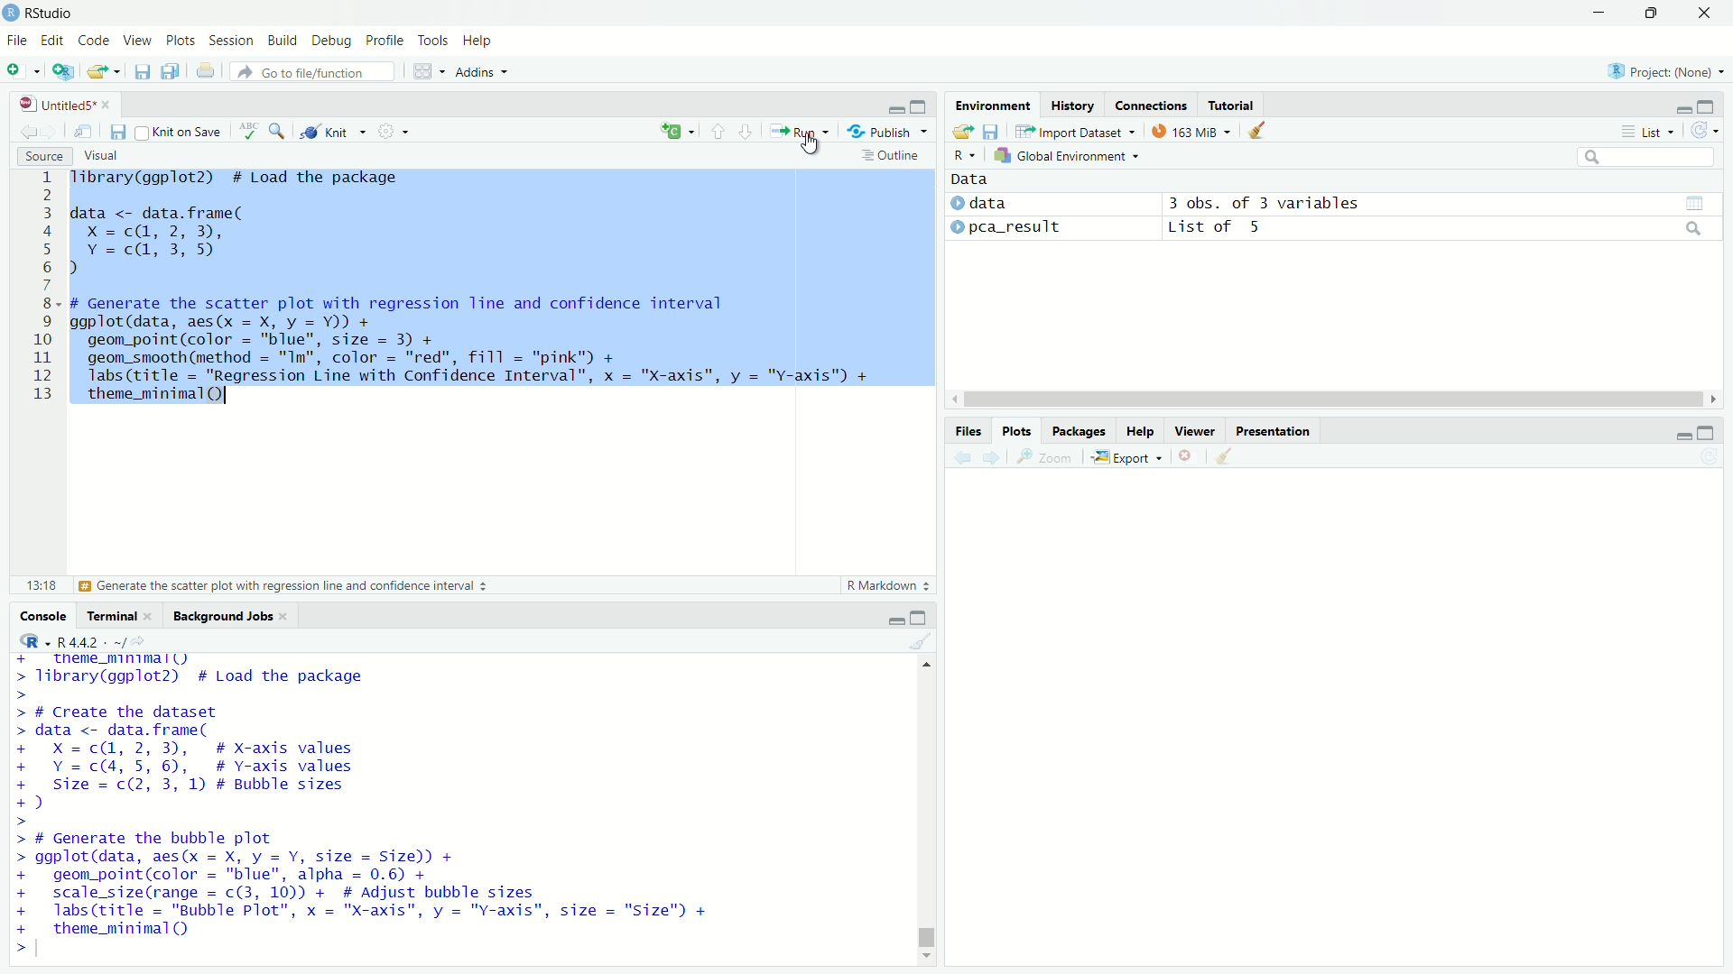 Image resolution: width=1733 pixels, height=974 pixels. I want to click on minimize, so click(894, 618).